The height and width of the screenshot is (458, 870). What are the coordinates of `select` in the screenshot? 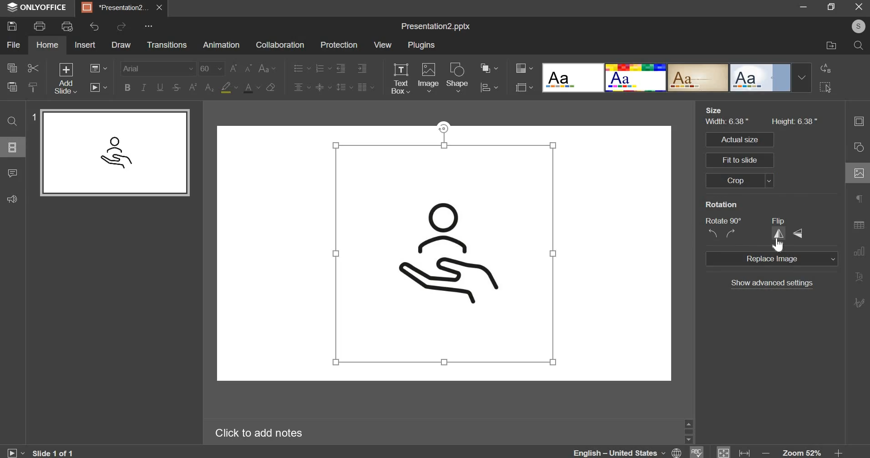 It's located at (826, 87).